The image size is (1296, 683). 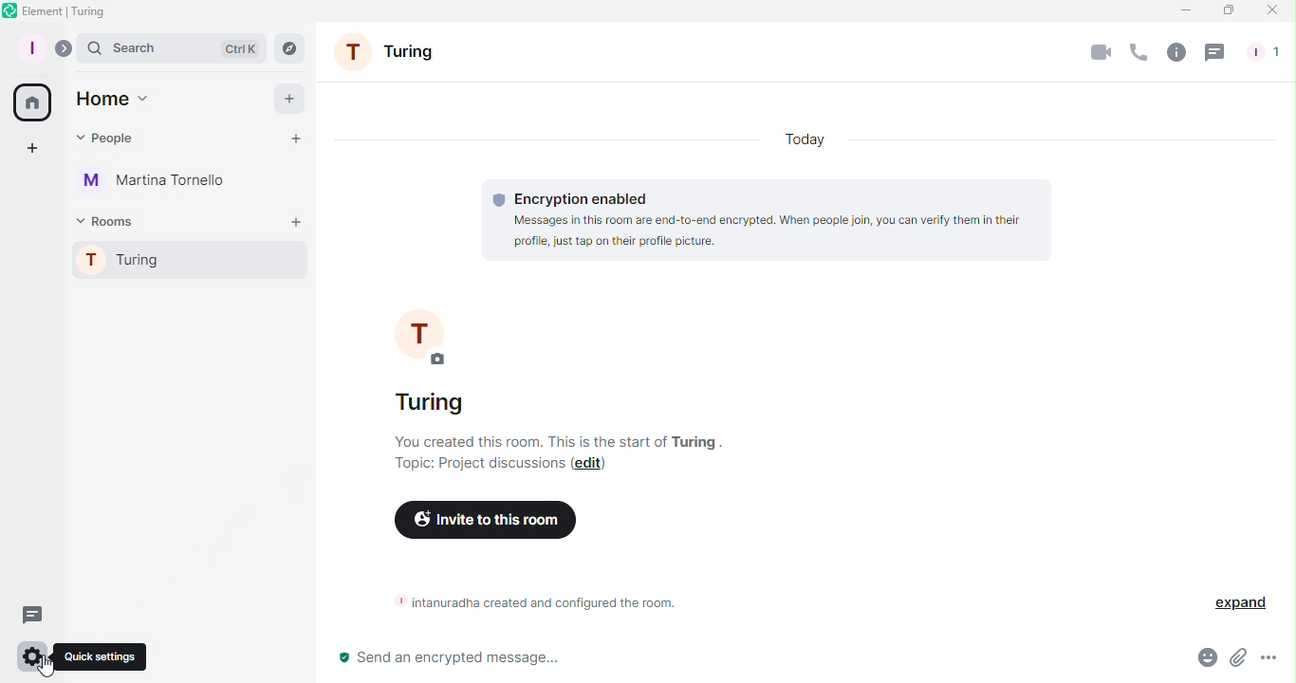 I want to click on Add, so click(x=287, y=96).